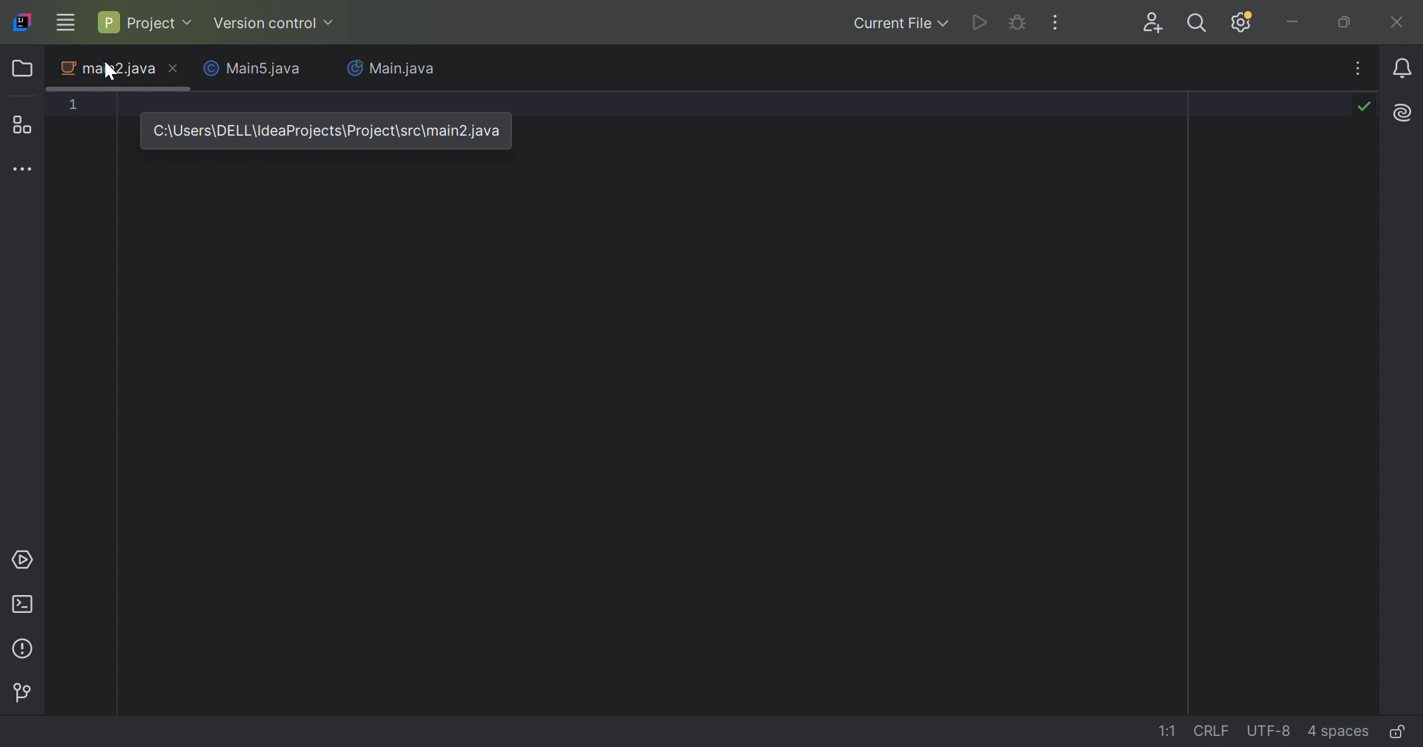 The image size is (1423, 747). I want to click on More tool windows, so click(24, 167).